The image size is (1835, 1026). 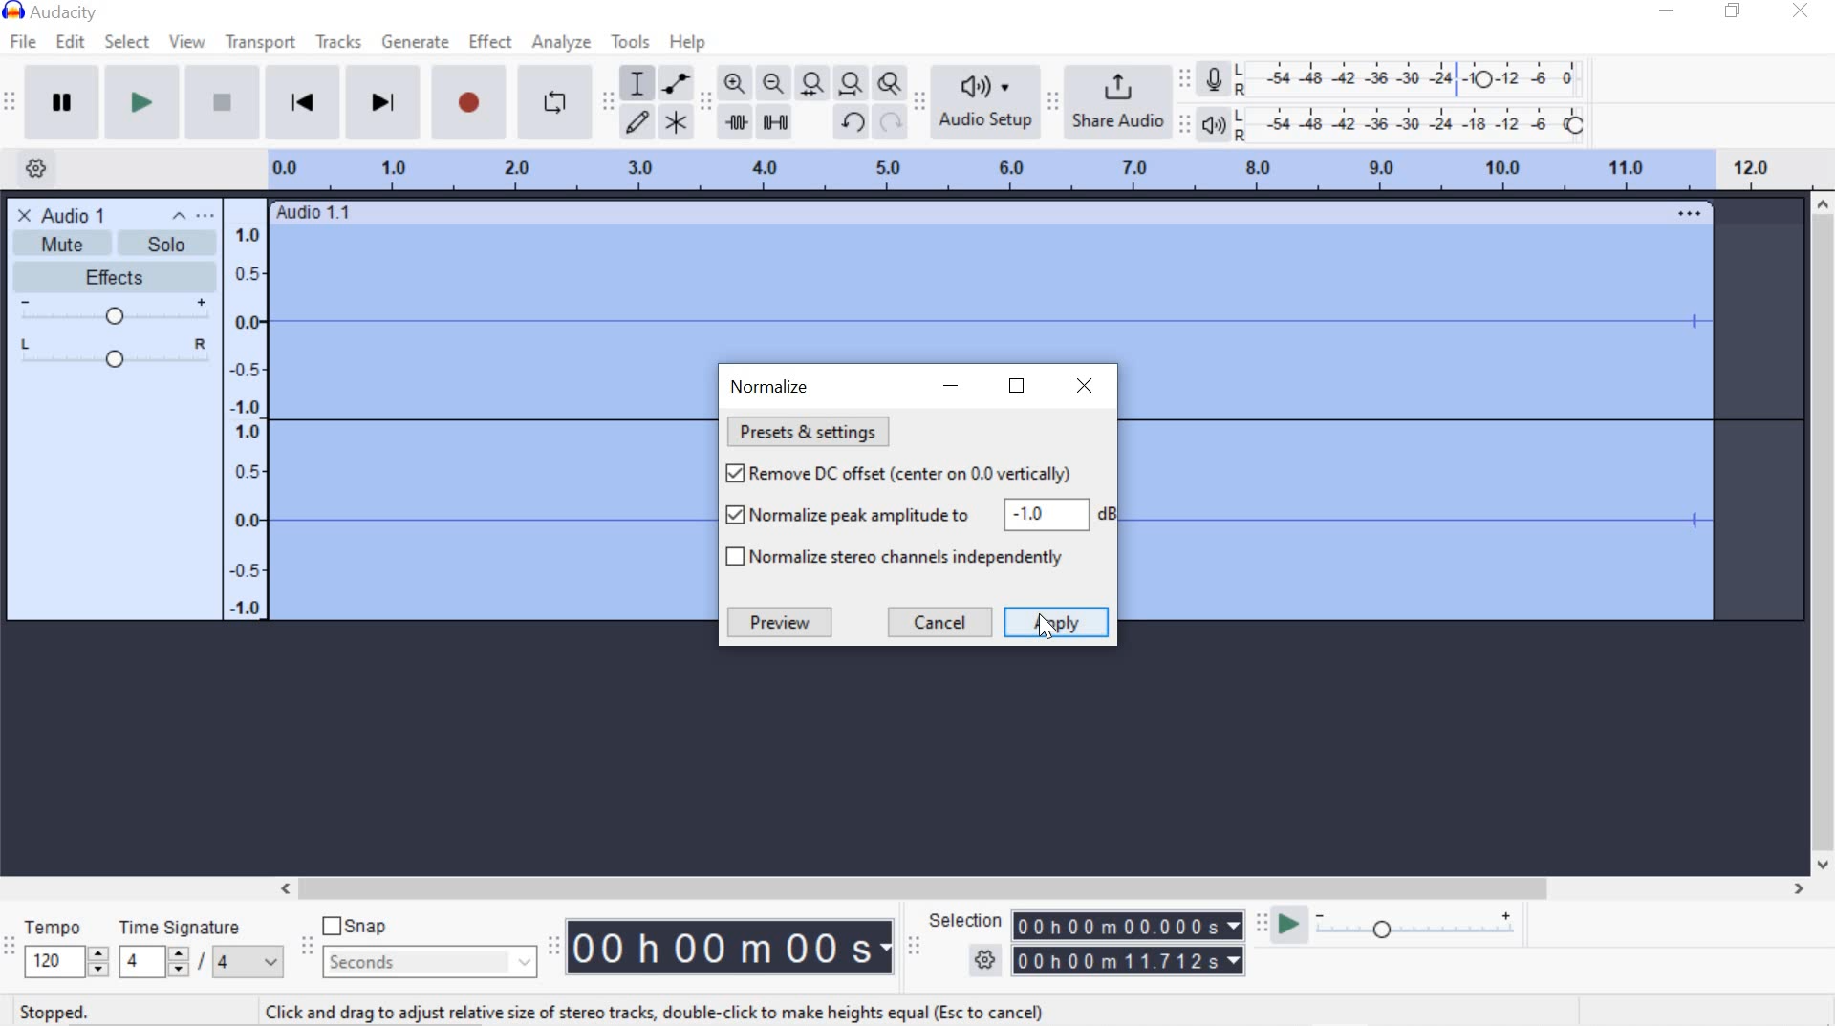 I want to click on normalize, so click(x=768, y=384).